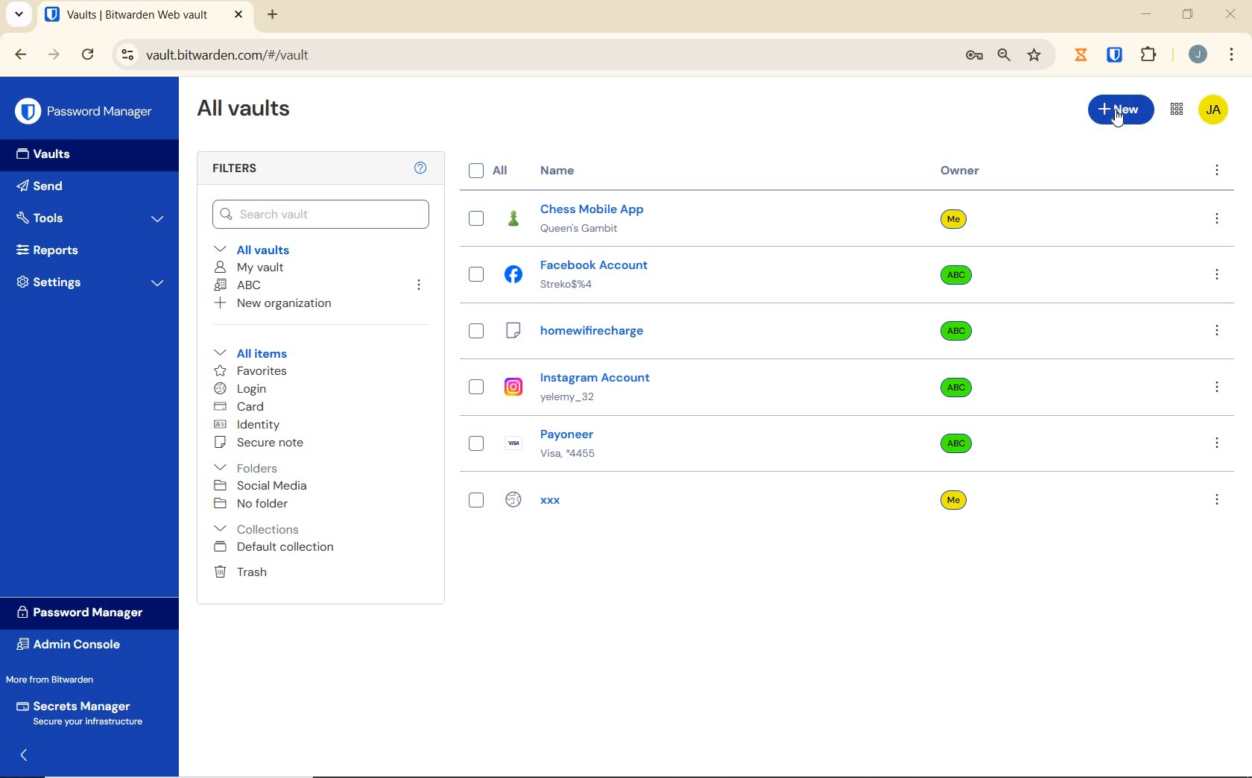 The width and height of the screenshot is (1252, 778). What do you see at coordinates (54, 56) in the screenshot?
I see `forward` at bounding box center [54, 56].